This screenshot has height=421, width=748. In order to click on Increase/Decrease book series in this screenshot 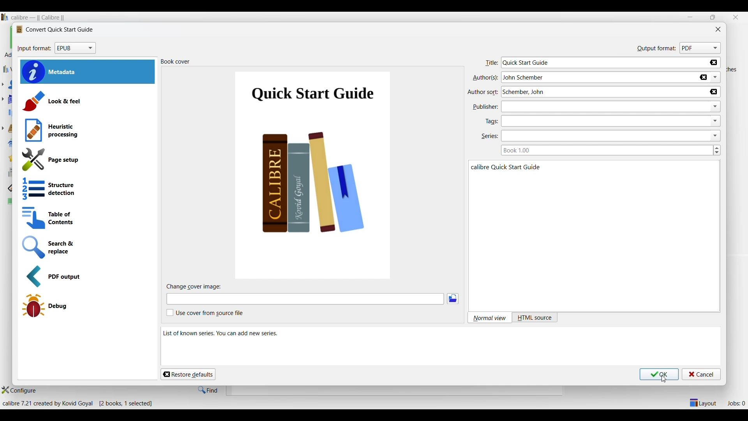, I will do `click(717, 150)`.